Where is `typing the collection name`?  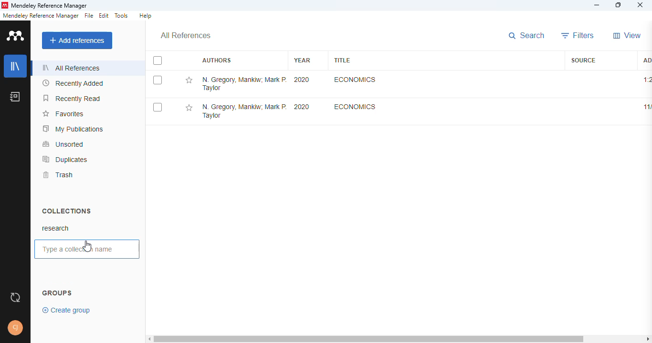
typing the collection name is located at coordinates (88, 250).